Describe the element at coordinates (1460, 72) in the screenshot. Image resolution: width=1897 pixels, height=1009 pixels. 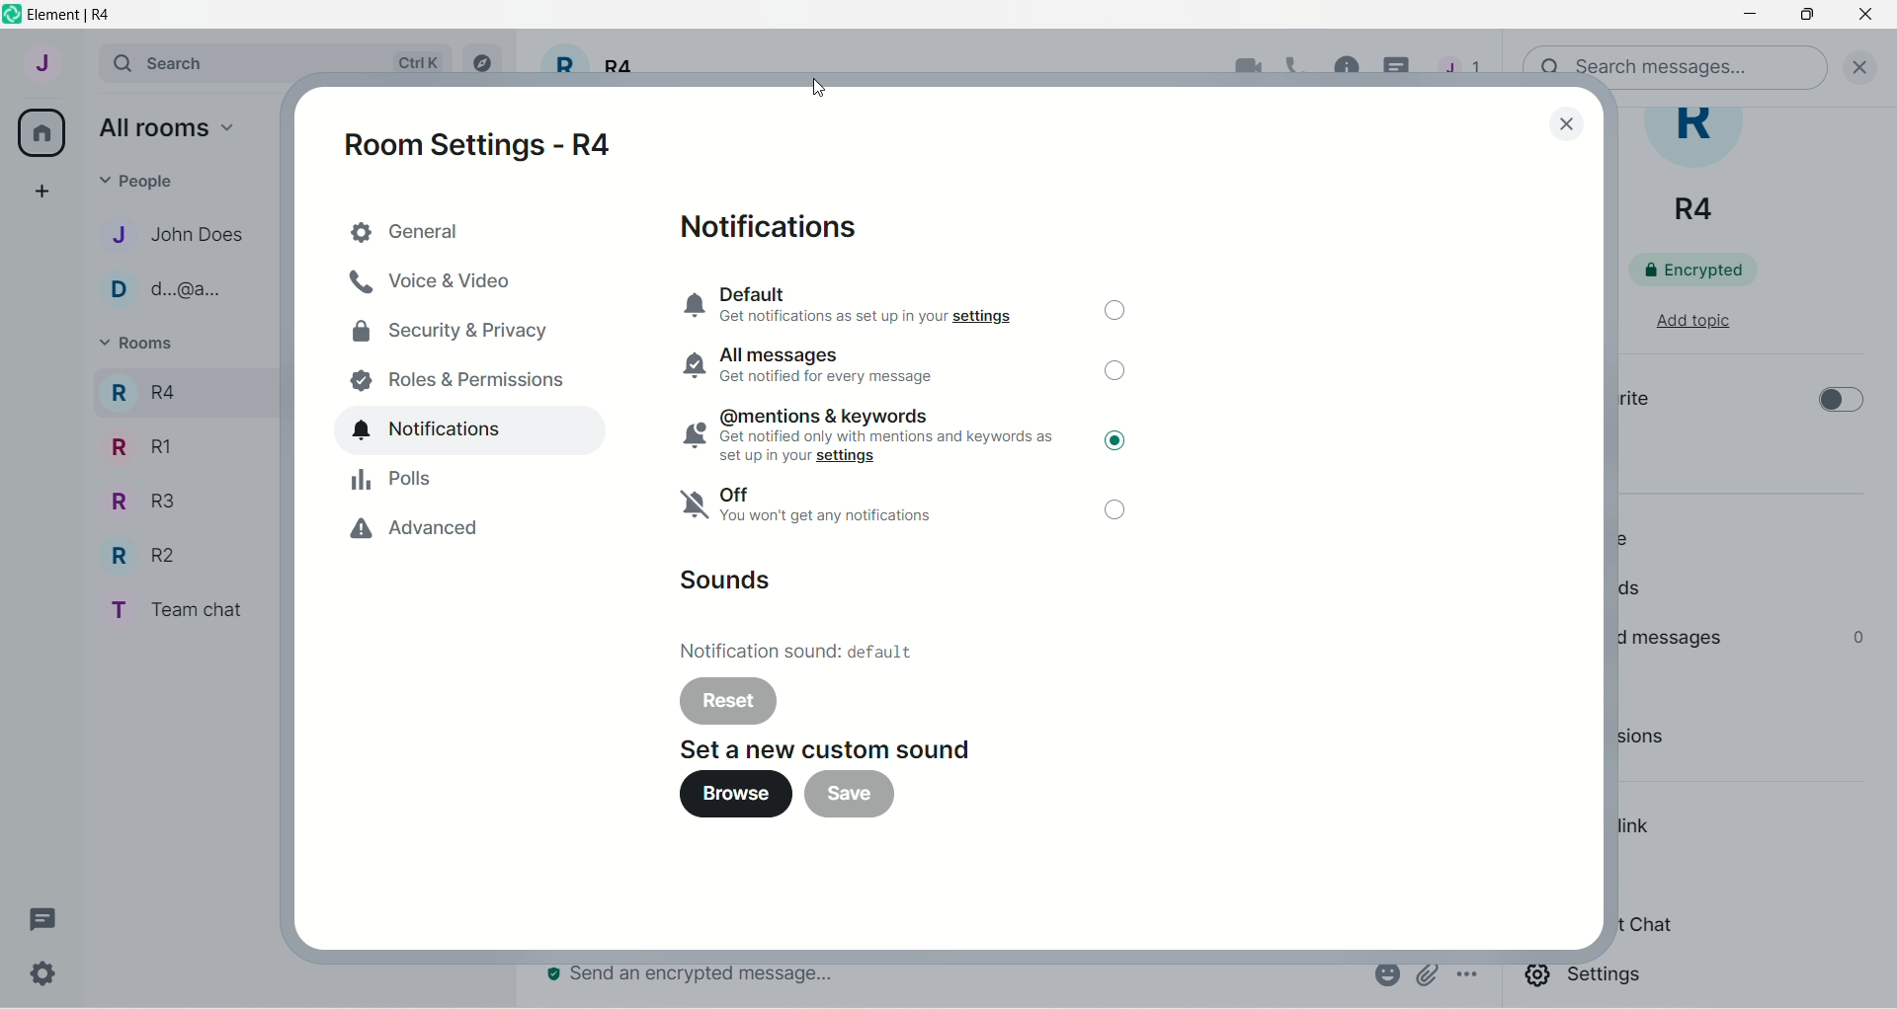
I see `threads` at that location.